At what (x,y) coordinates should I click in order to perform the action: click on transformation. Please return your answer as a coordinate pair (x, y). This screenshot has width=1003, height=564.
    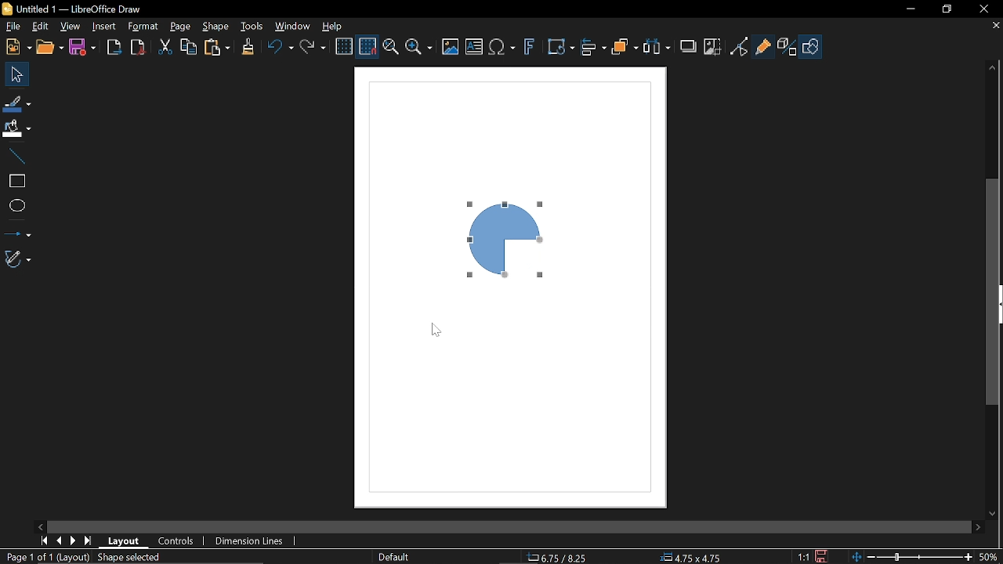
    Looking at the image, I should click on (560, 48).